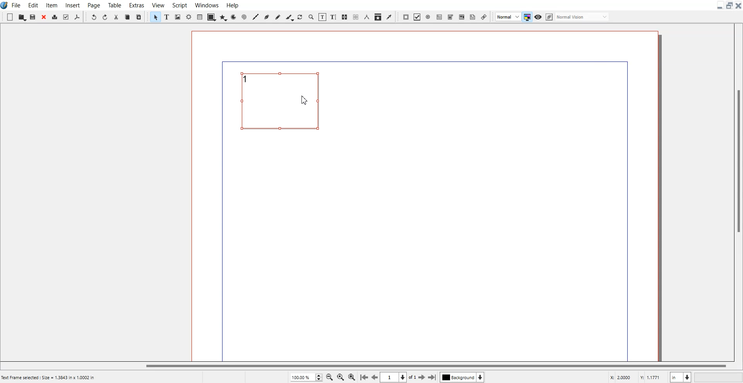 Image resolution: width=743 pixels, height=383 pixels. What do you see at coordinates (155, 17) in the screenshot?
I see `Select Item` at bounding box center [155, 17].